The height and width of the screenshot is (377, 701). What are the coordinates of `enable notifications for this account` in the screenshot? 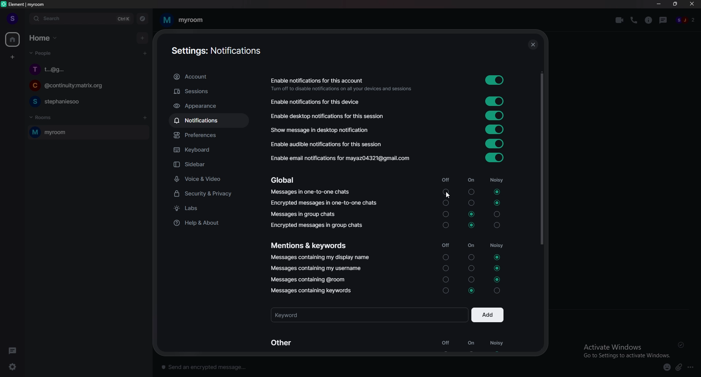 It's located at (342, 85).